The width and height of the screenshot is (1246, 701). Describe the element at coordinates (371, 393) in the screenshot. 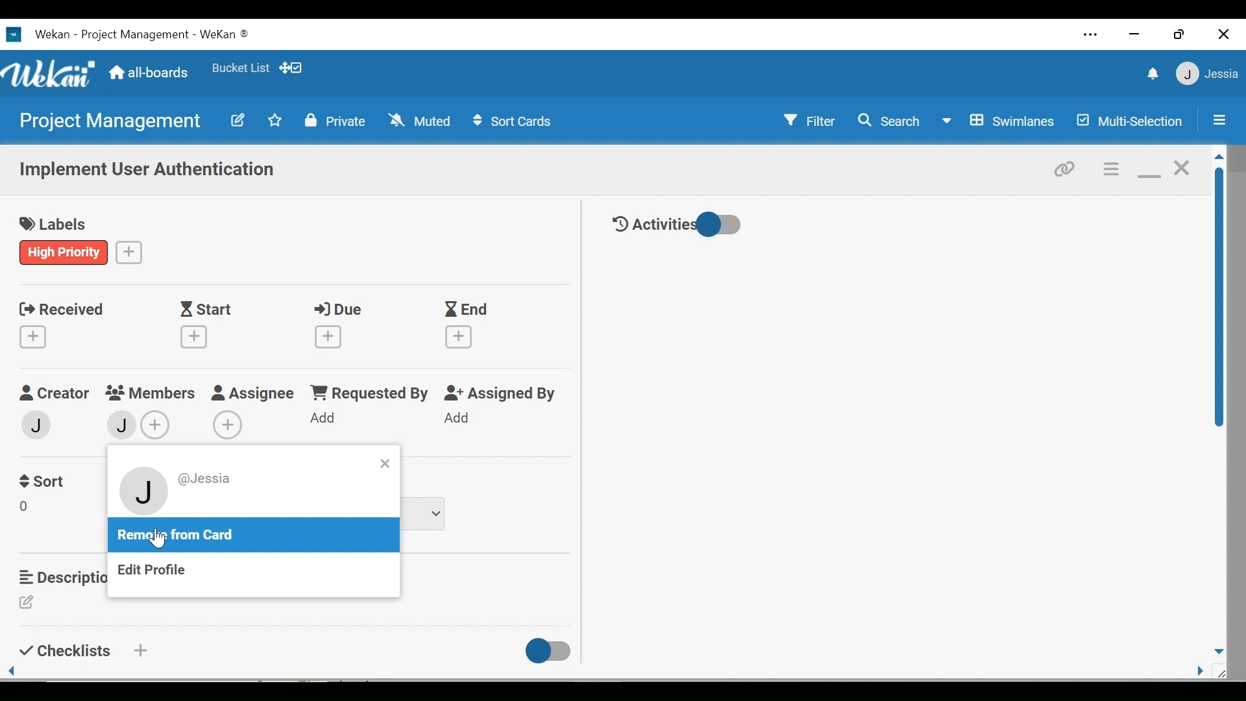

I see `Requested By` at that location.